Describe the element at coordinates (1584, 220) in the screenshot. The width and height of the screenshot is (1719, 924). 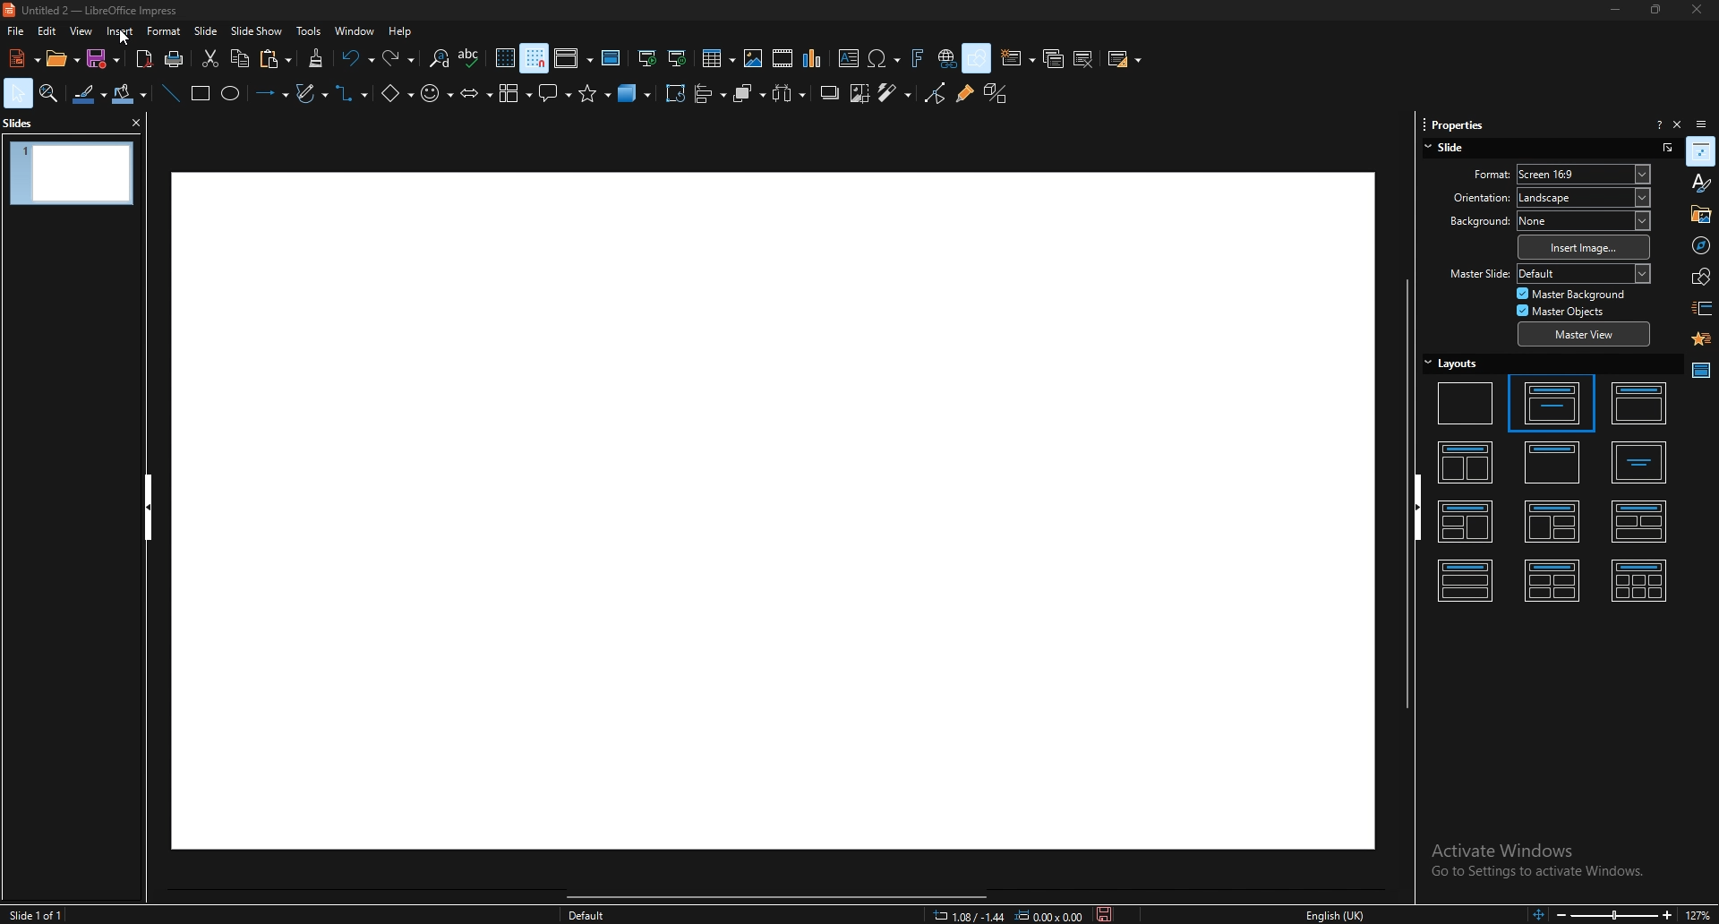
I see `background none` at that location.